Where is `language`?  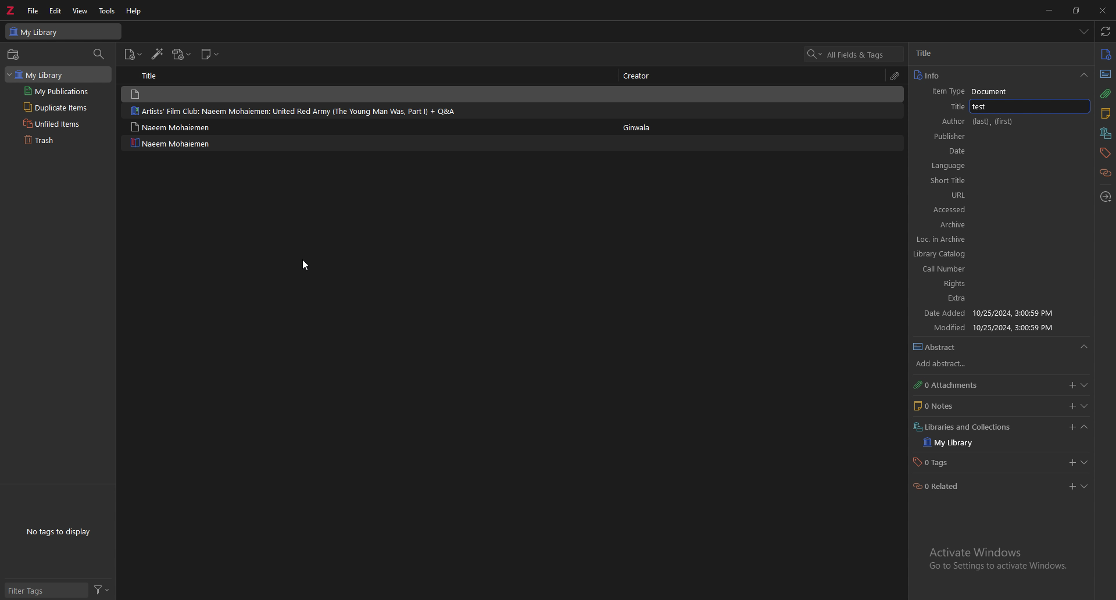
language is located at coordinates (945, 344).